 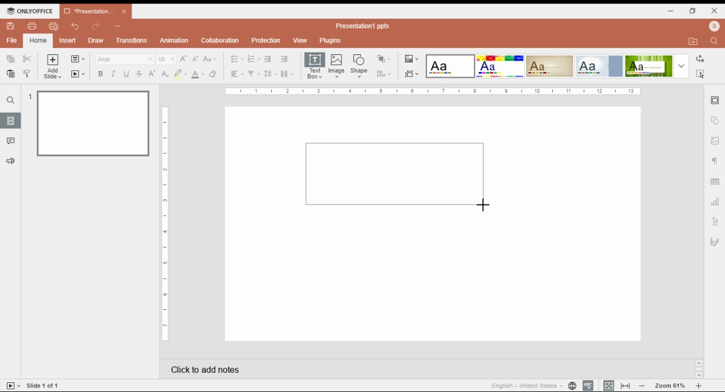 What do you see at coordinates (715, 101) in the screenshot?
I see `slide settings` at bounding box center [715, 101].